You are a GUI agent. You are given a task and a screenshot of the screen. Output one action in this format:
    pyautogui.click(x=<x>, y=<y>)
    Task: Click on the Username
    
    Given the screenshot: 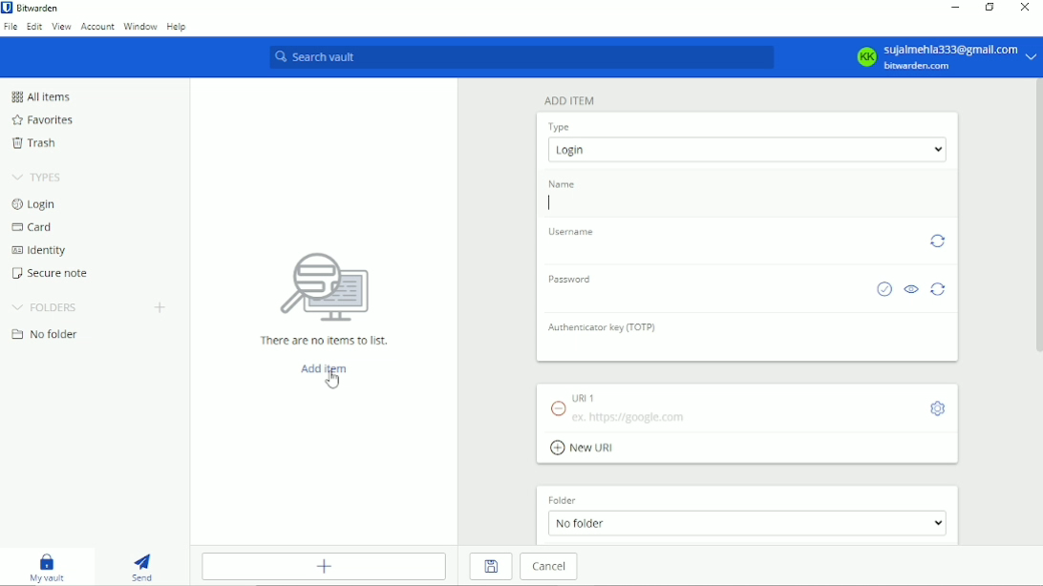 What is the action you would take?
    pyautogui.click(x=567, y=231)
    